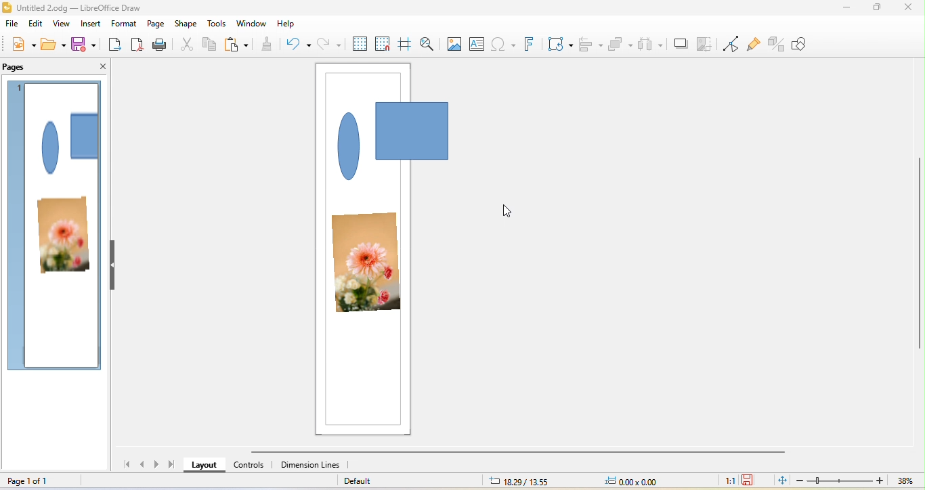 This screenshot has height=490, width=925. I want to click on window, so click(251, 23).